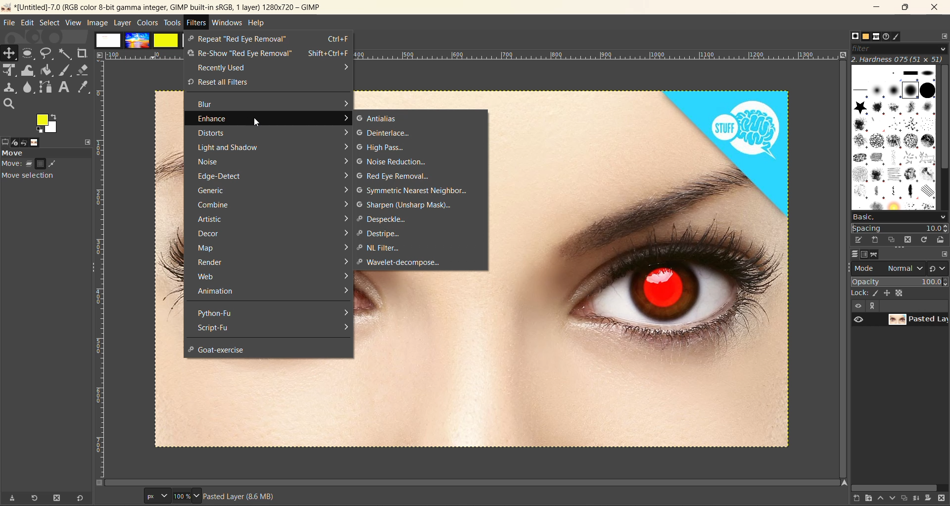 The height and width of the screenshot is (506, 950). What do you see at coordinates (21, 143) in the screenshot?
I see `device status, undo history` at bounding box center [21, 143].